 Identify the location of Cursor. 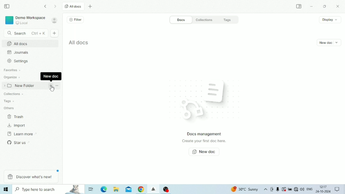
(34, 108).